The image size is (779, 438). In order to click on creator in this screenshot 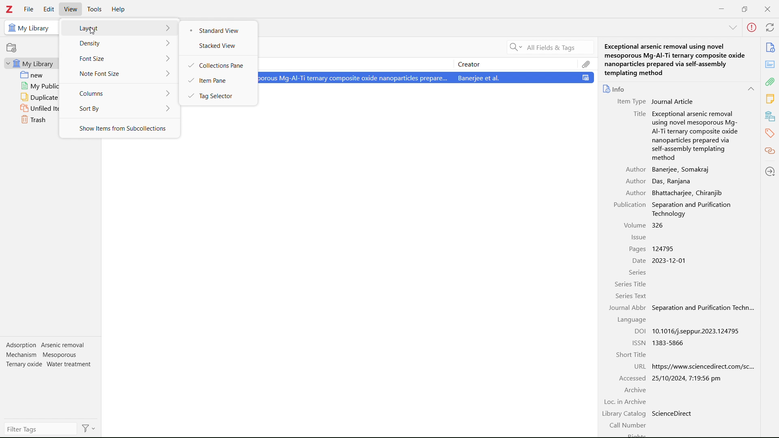, I will do `click(516, 63)`.